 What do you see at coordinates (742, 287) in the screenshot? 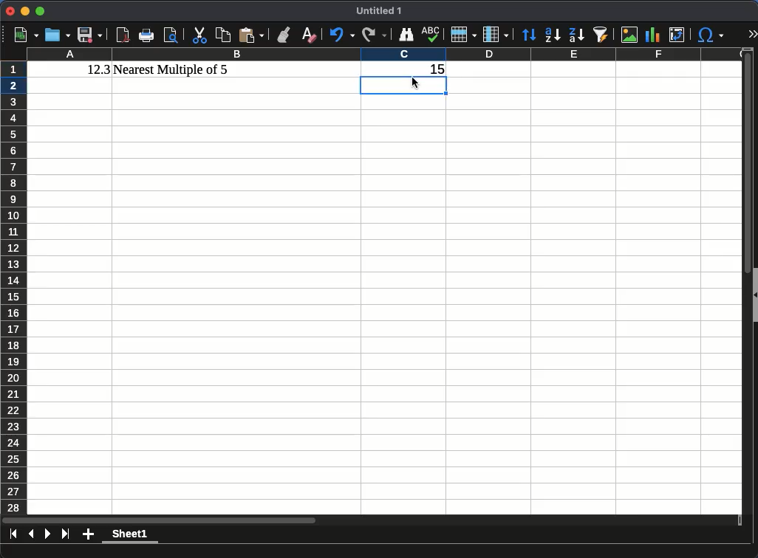
I see `scroll` at bounding box center [742, 287].